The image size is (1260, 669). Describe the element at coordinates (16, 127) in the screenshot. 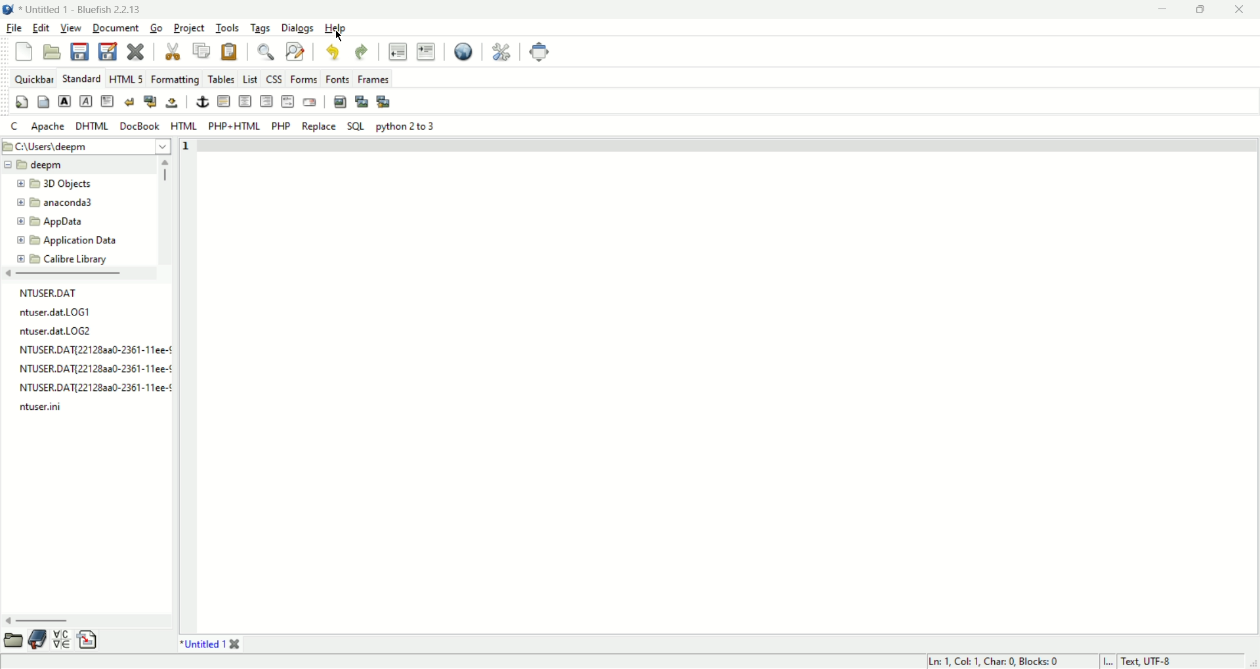

I see `C` at that location.